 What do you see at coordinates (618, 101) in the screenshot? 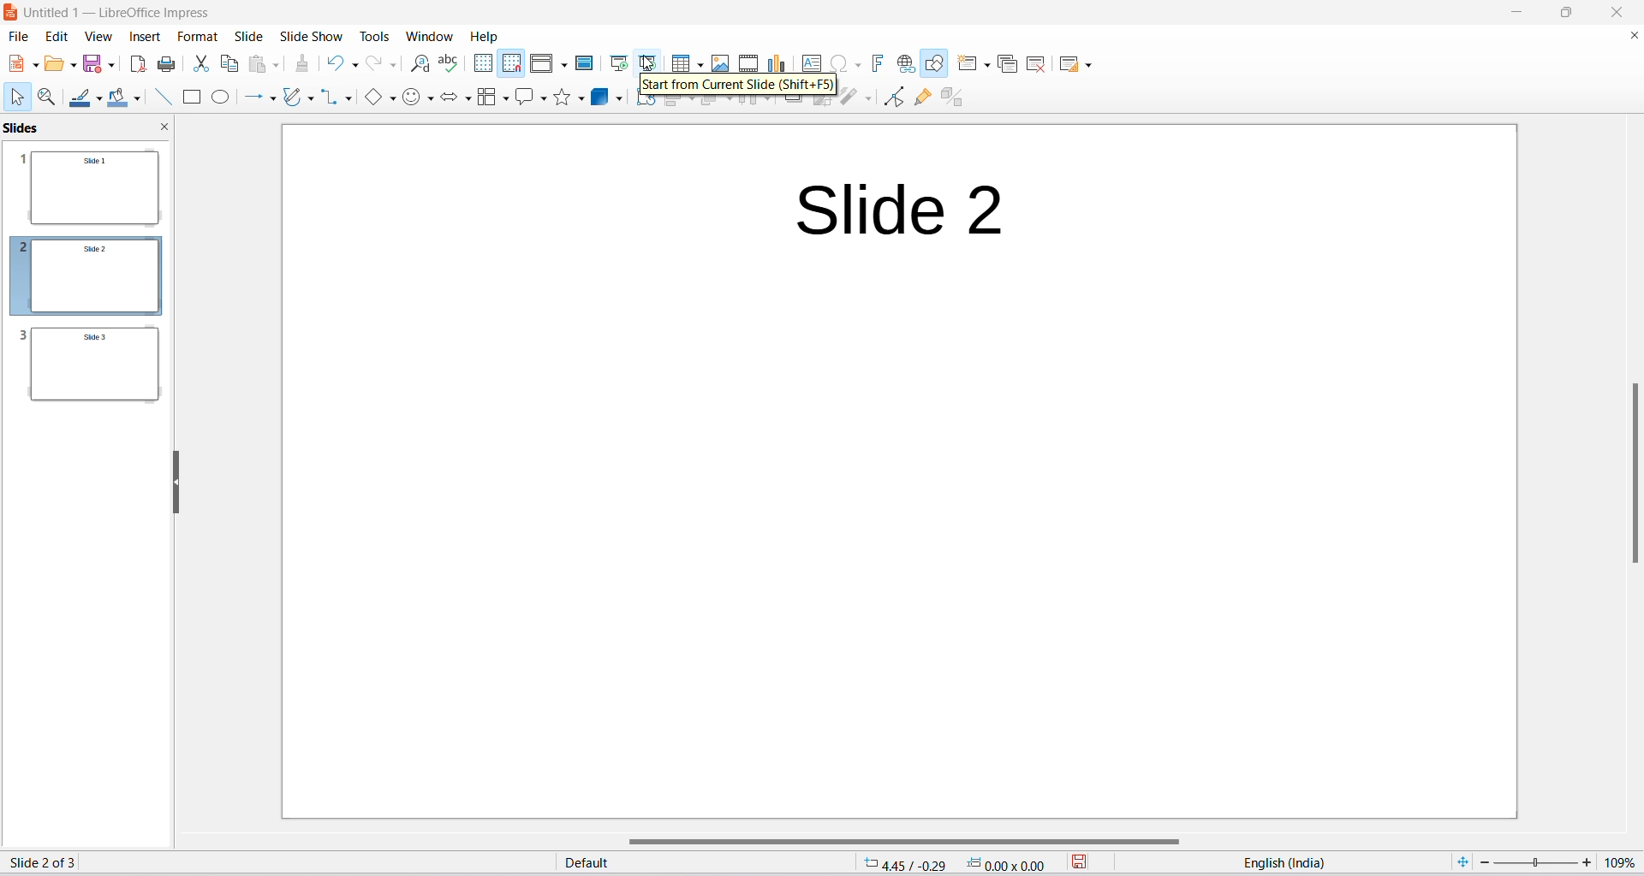
I see `3d object options` at bounding box center [618, 101].